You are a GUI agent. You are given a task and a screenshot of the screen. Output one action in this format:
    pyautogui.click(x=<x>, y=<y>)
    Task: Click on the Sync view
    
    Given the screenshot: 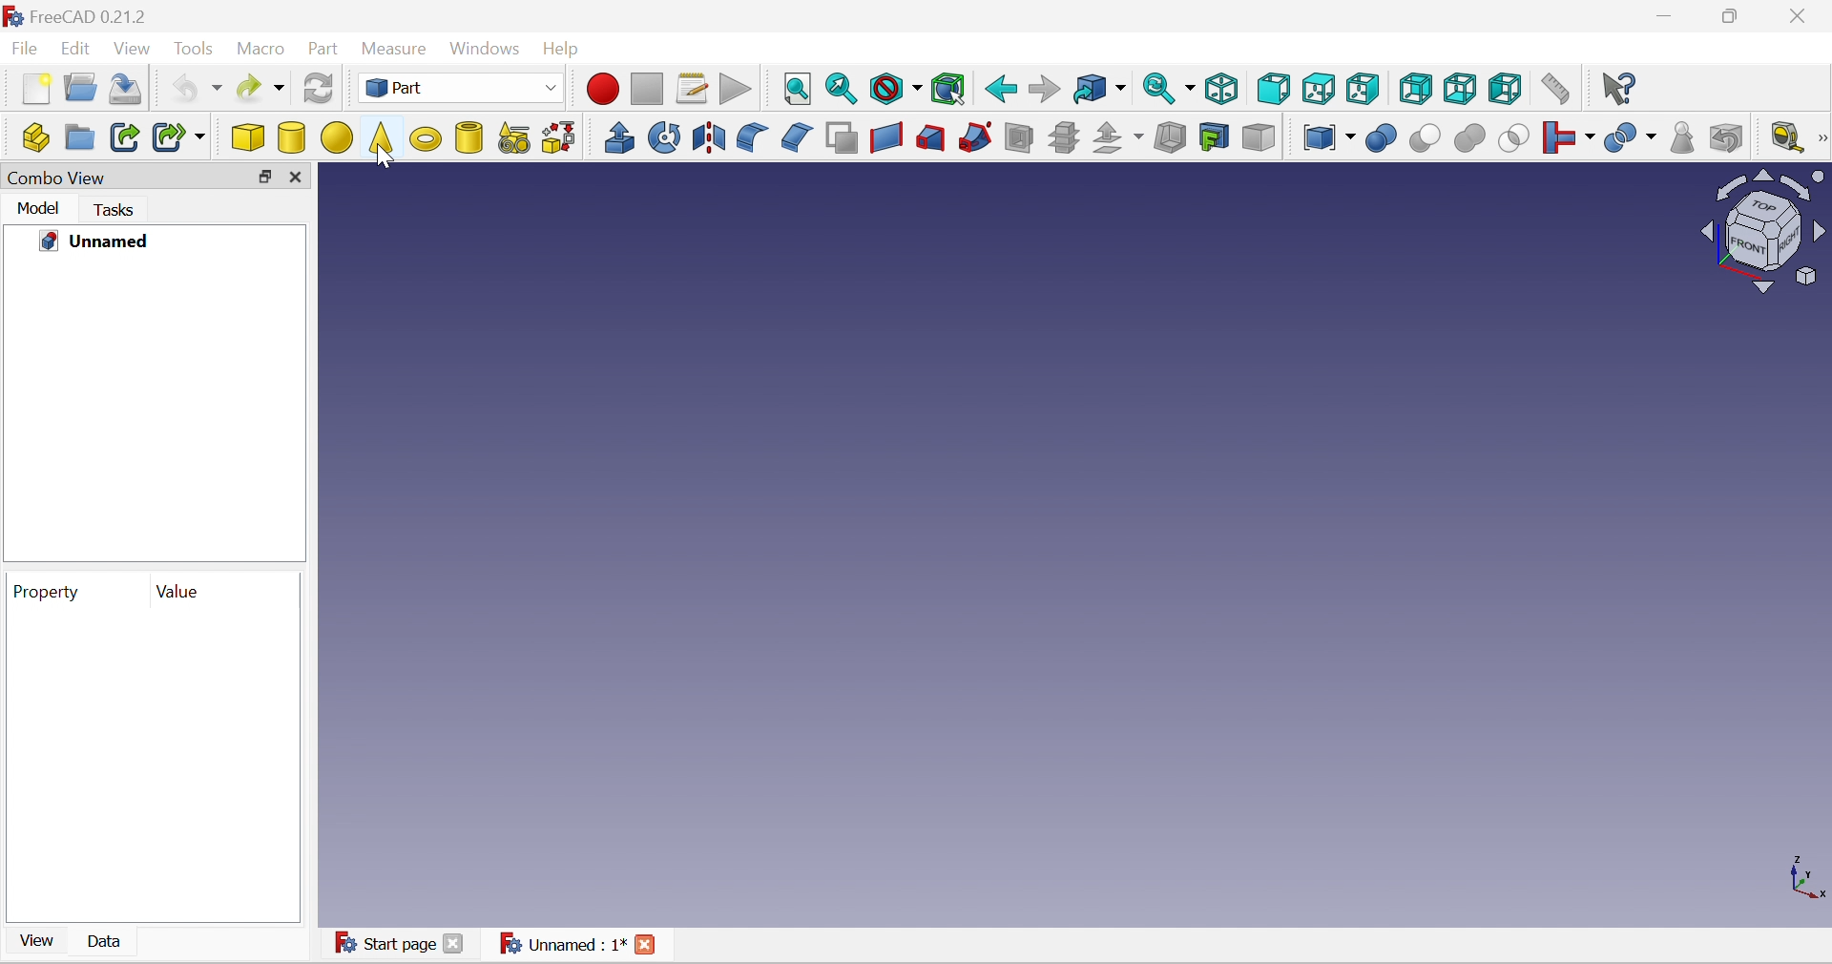 What is the action you would take?
    pyautogui.click(x=1169, y=89)
    